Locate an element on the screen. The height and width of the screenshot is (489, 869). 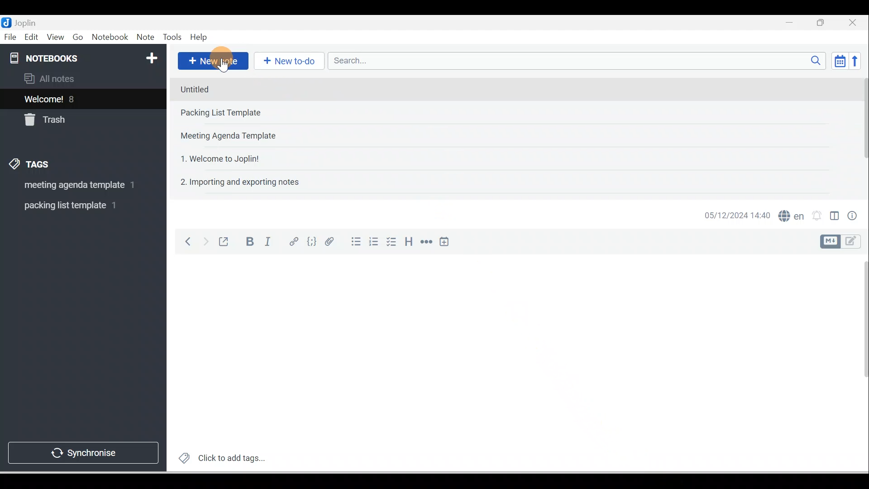
Tools is located at coordinates (172, 37).